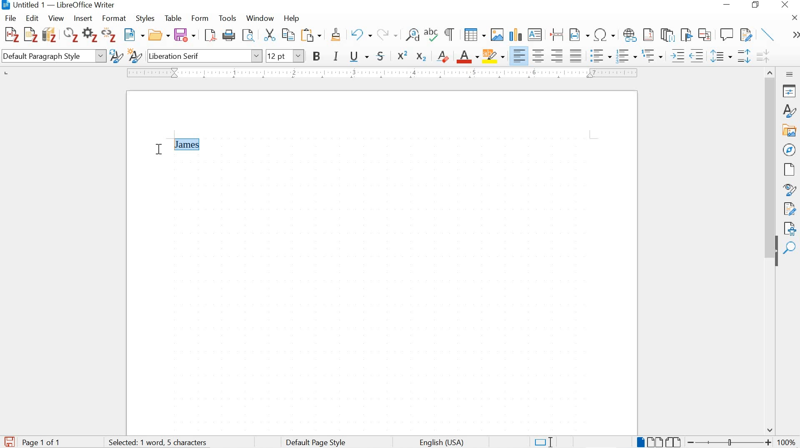 Image resolution: width=800 pixels, height=448 pixels. What do you see at coordinates (188, 144) in the screenshot?
I see `"James" highlighted` at bounding box center [188, 144].